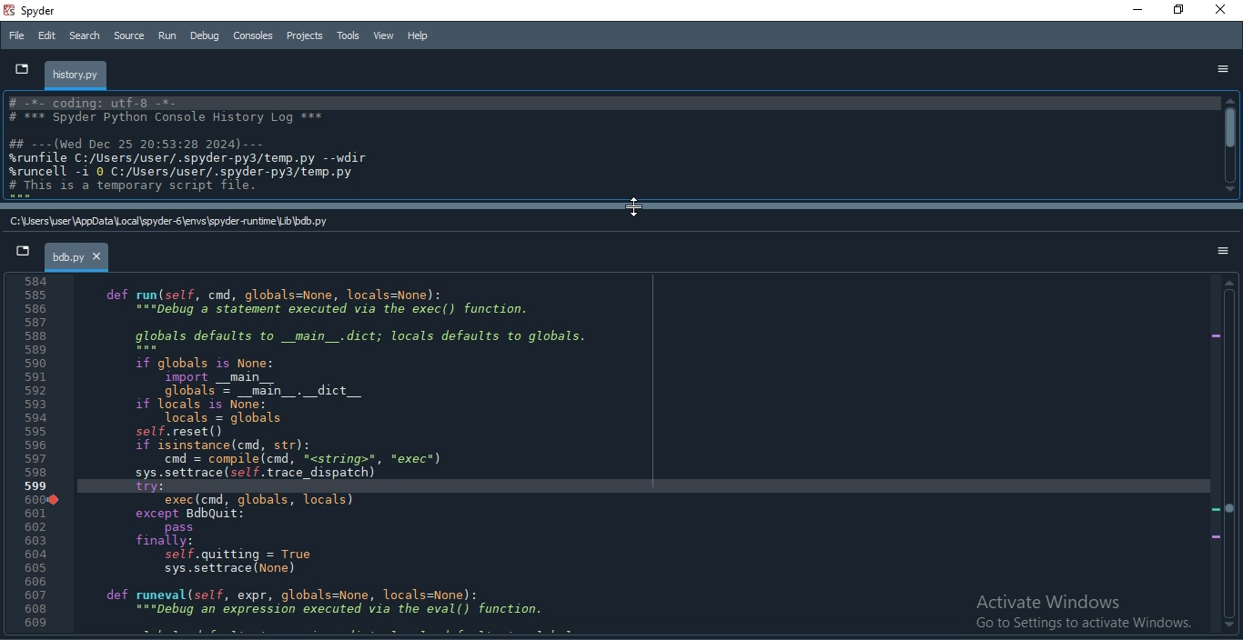 This screenshot has width=1243, height=640. What do you see at coordinates (24, 255) in the screenshot?
I see `dropdown` at bounding box center [24, 255].